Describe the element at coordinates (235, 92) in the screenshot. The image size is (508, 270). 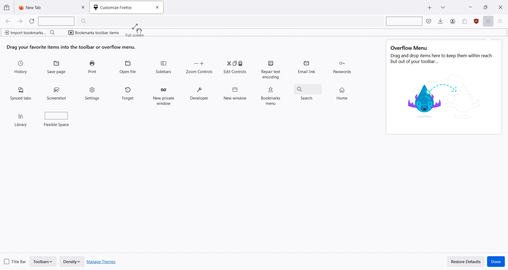
I see `New window` at that location.